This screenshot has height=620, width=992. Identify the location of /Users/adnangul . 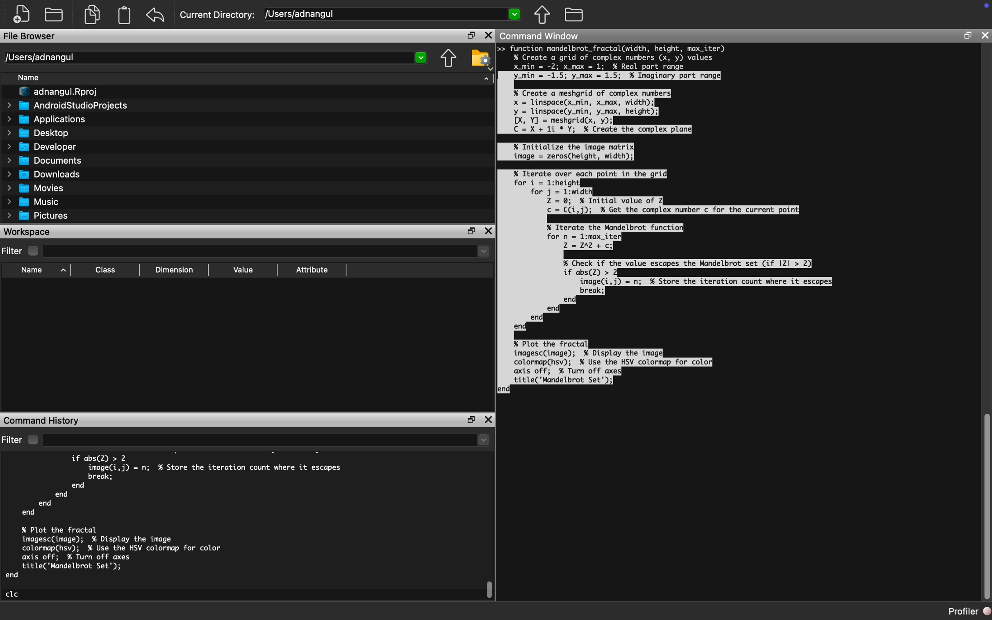
(214, 58).